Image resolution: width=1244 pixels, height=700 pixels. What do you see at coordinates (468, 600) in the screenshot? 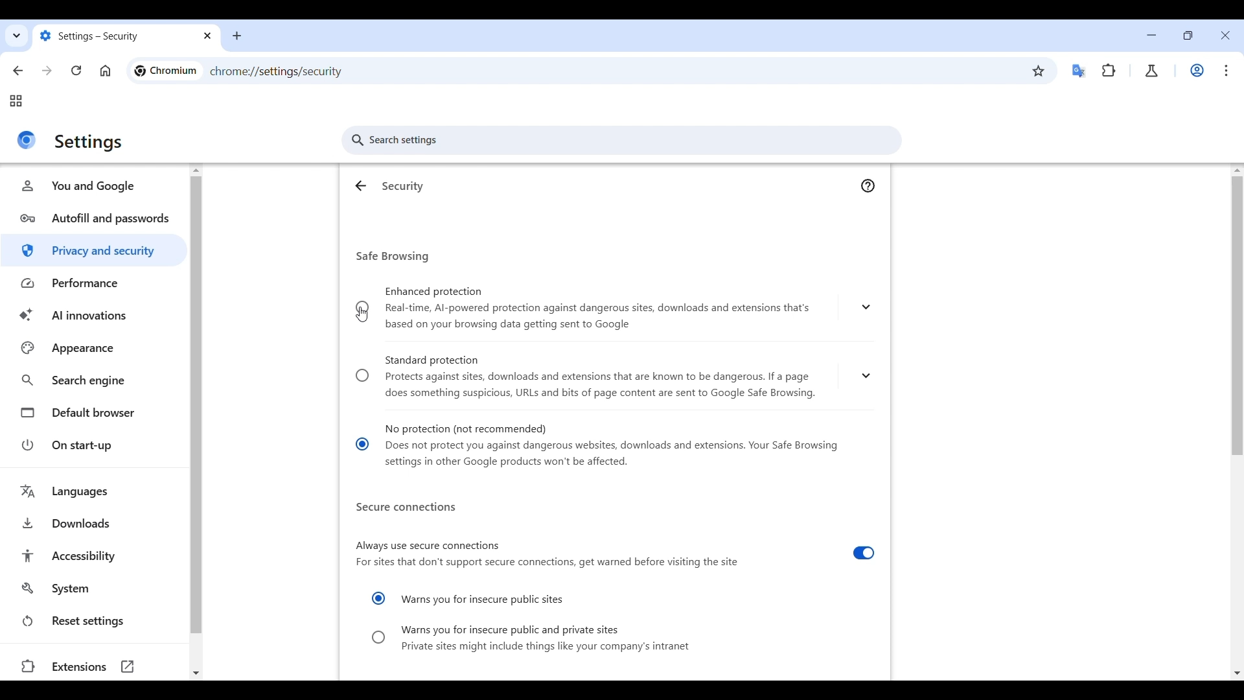
I see `Warns you for insecure public sites` at bounding box center [468, 600].